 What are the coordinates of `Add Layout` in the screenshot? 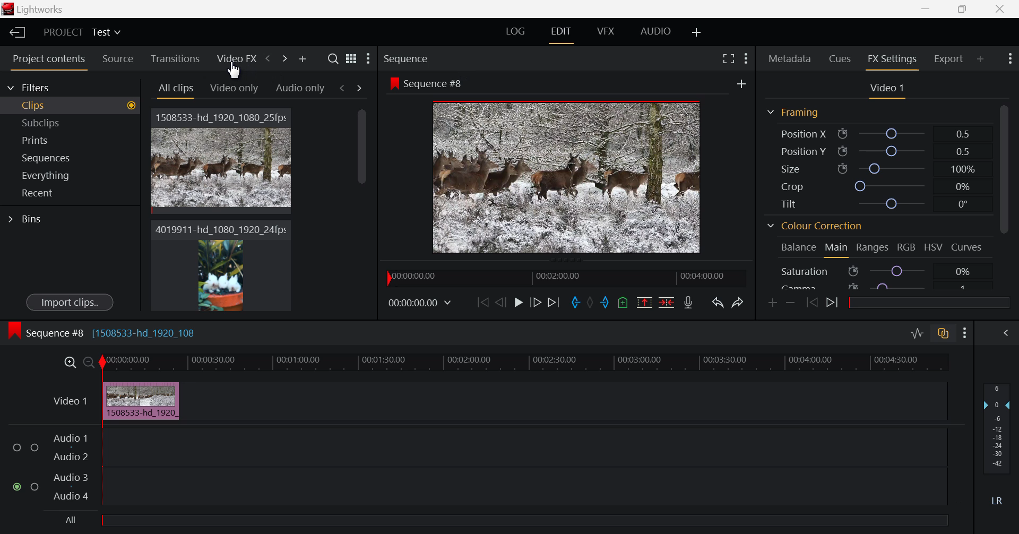 It's located at (697, 33).